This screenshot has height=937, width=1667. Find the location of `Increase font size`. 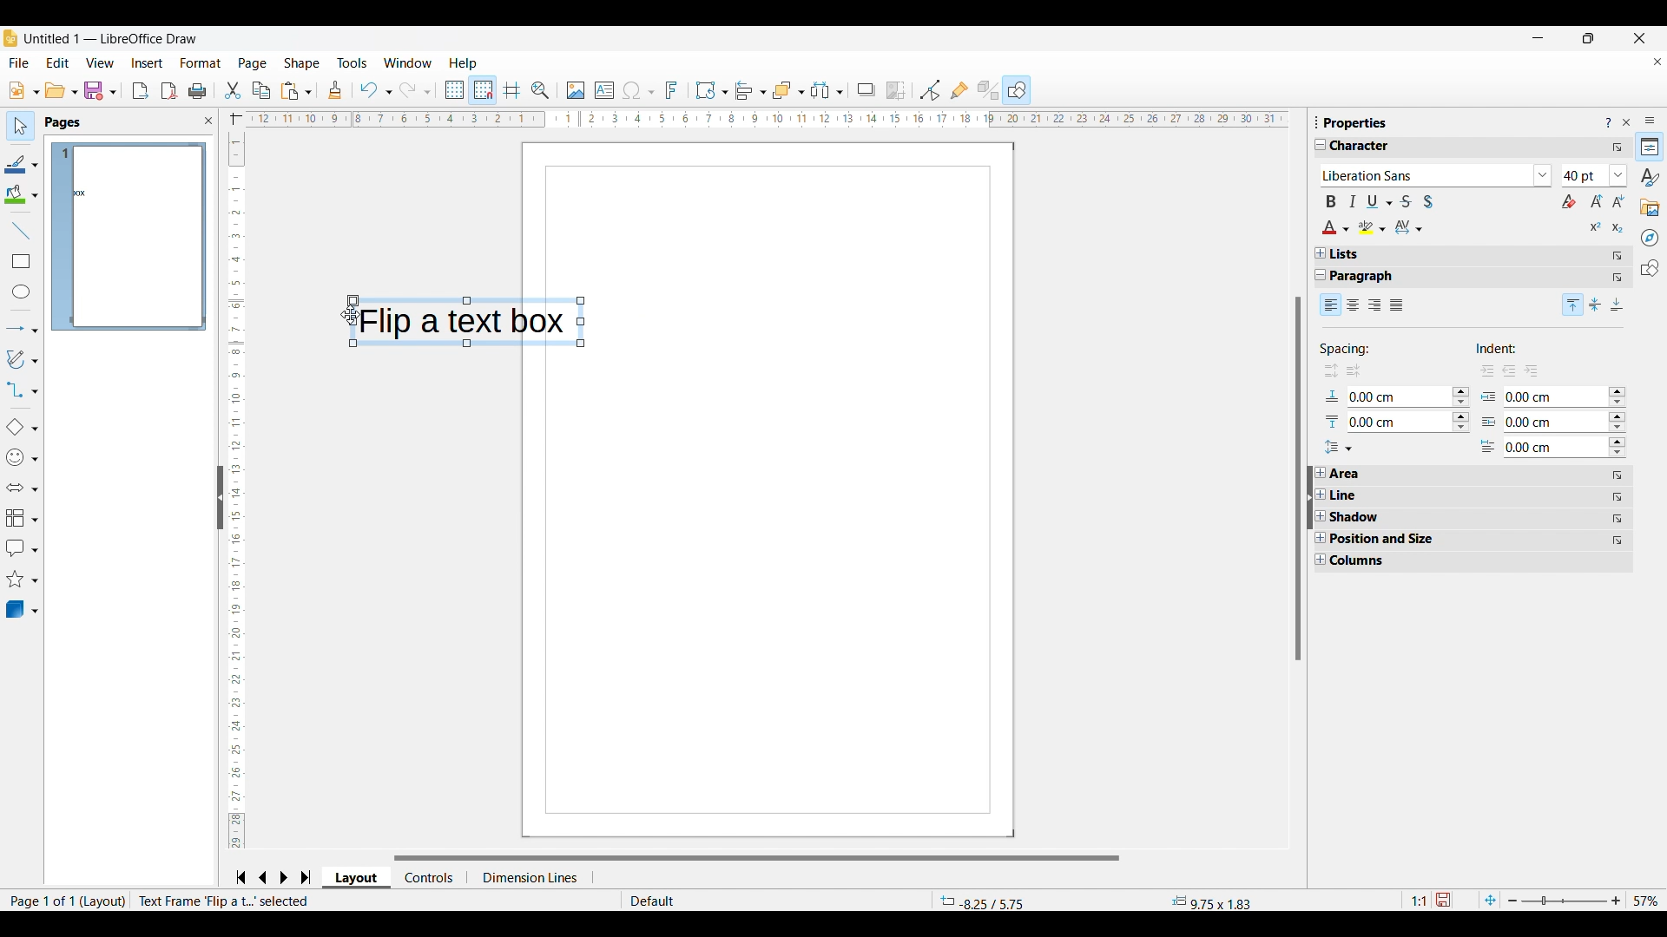

Increase font size is located at coordinates (1598, 200).